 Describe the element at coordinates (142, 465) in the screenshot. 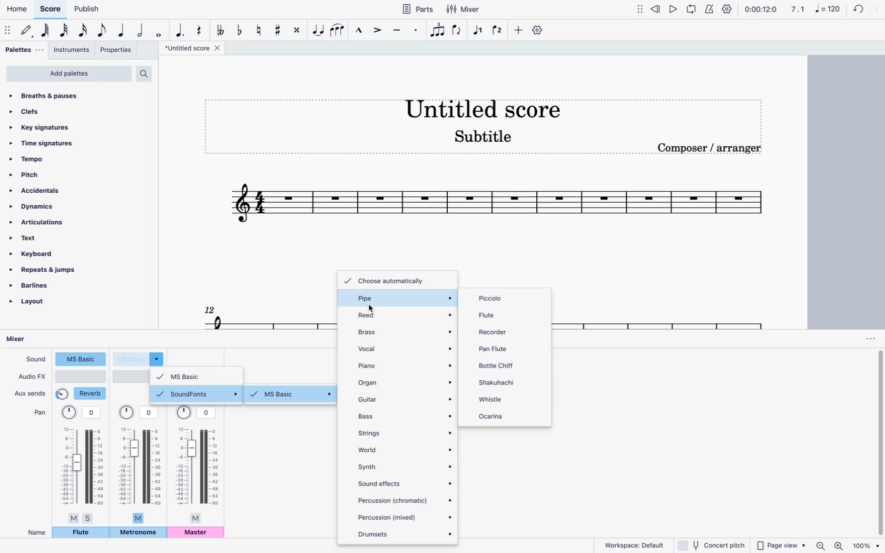

I see `pan` at that location.